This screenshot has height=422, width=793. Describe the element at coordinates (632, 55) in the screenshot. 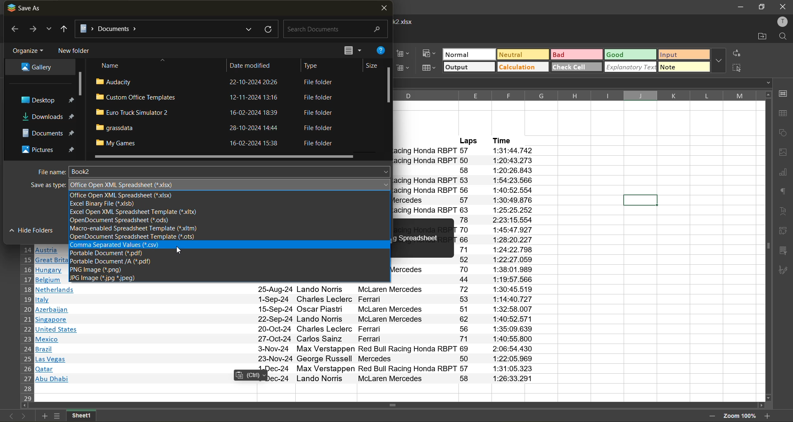

I see `good` at that location.